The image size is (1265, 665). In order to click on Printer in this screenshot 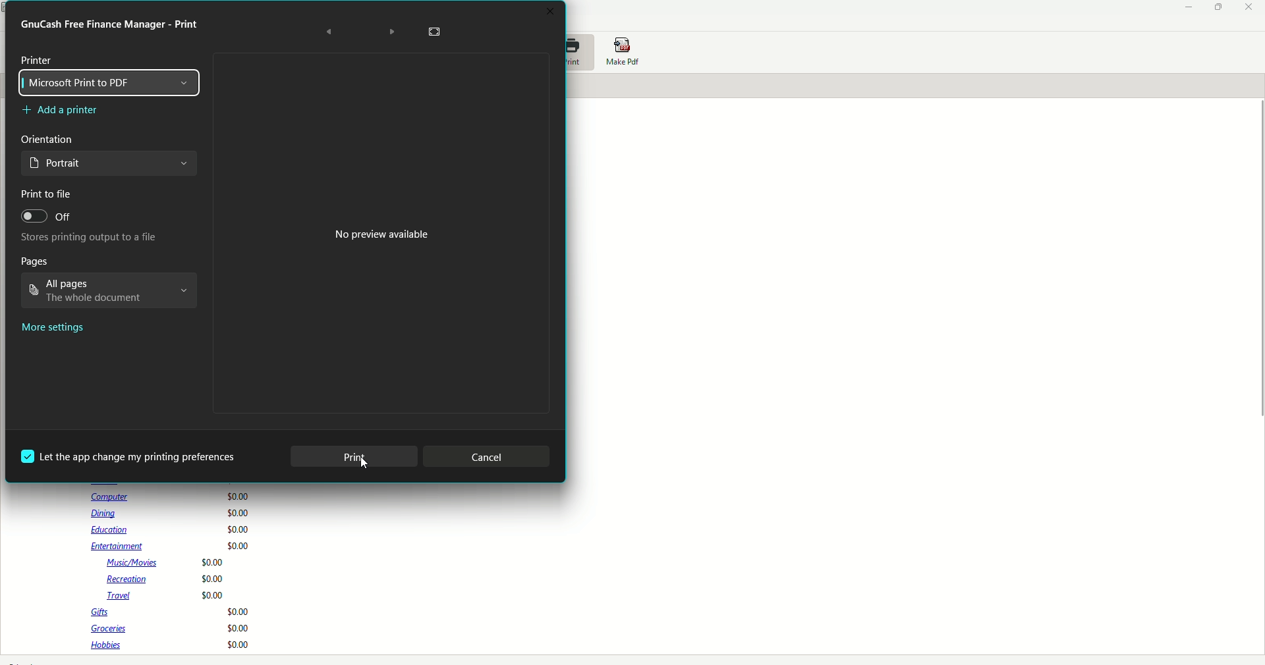, I will do `click(38, 60)`.